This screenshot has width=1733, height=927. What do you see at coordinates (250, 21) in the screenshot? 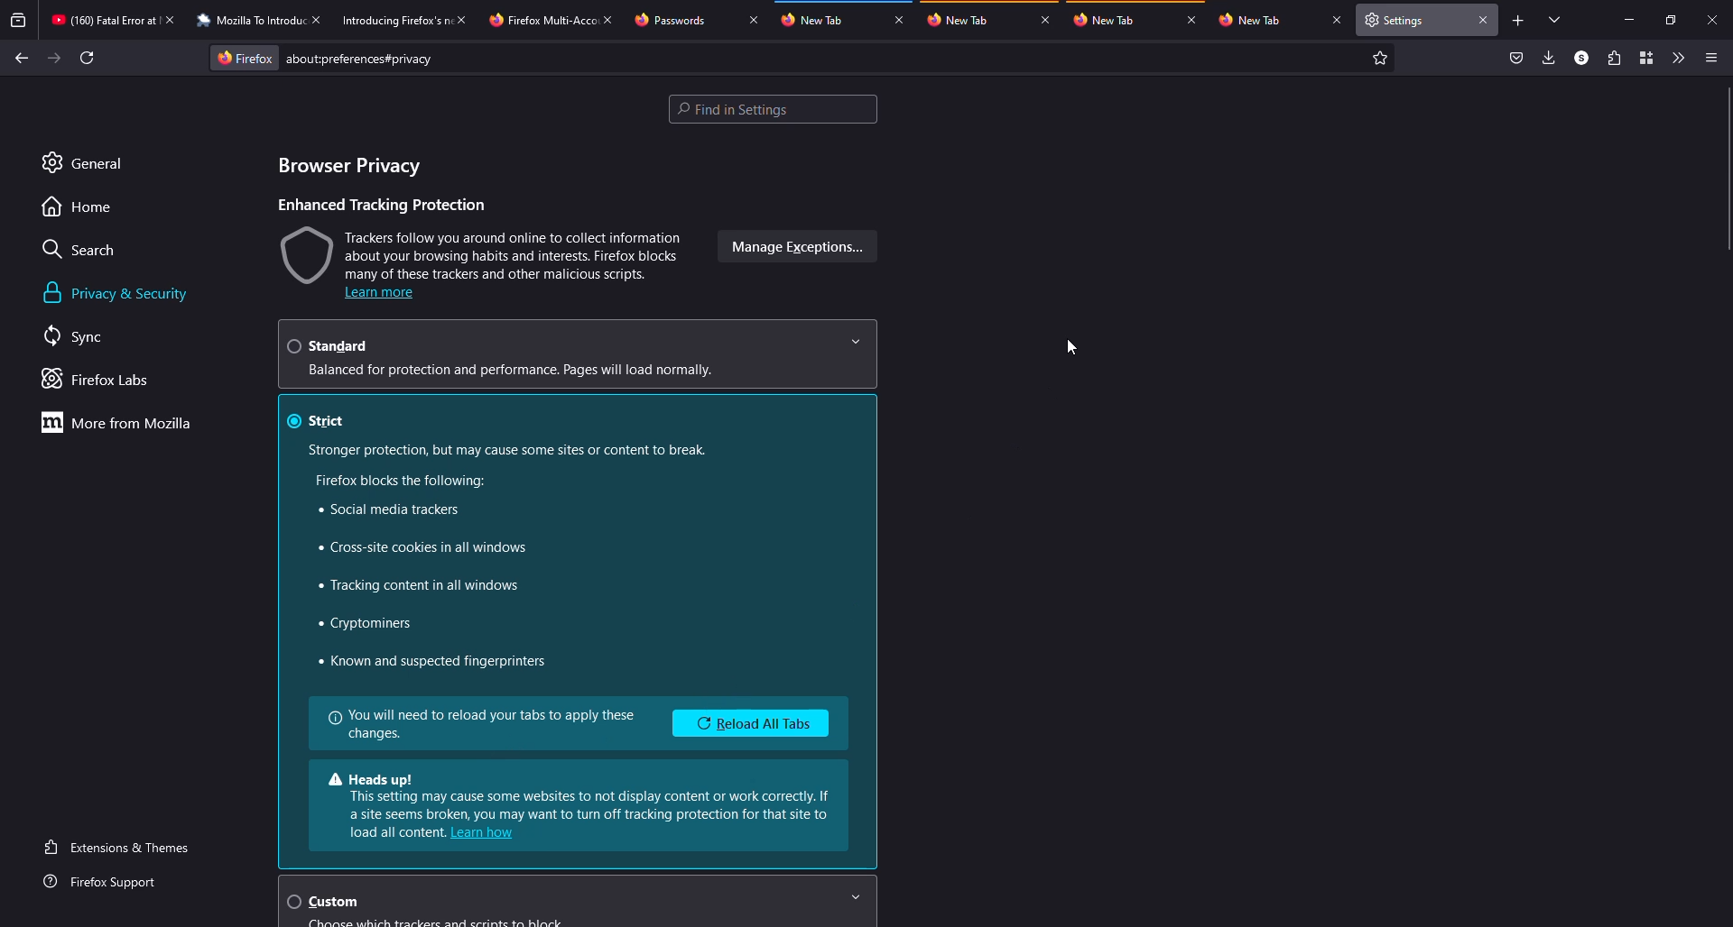
I see `tab` at bounding box center [250, 21].